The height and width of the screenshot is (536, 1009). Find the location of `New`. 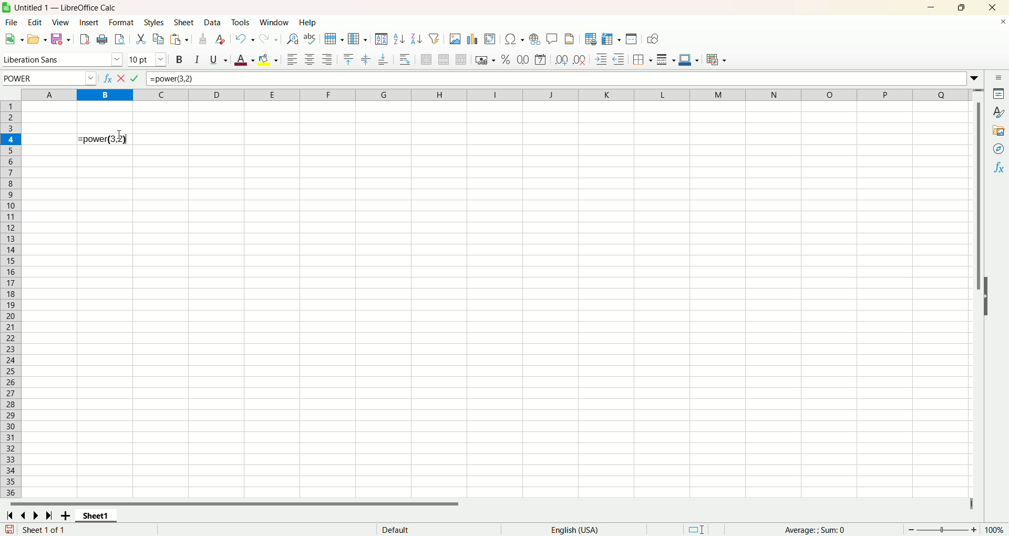

New is located at coordinates (14, 38).